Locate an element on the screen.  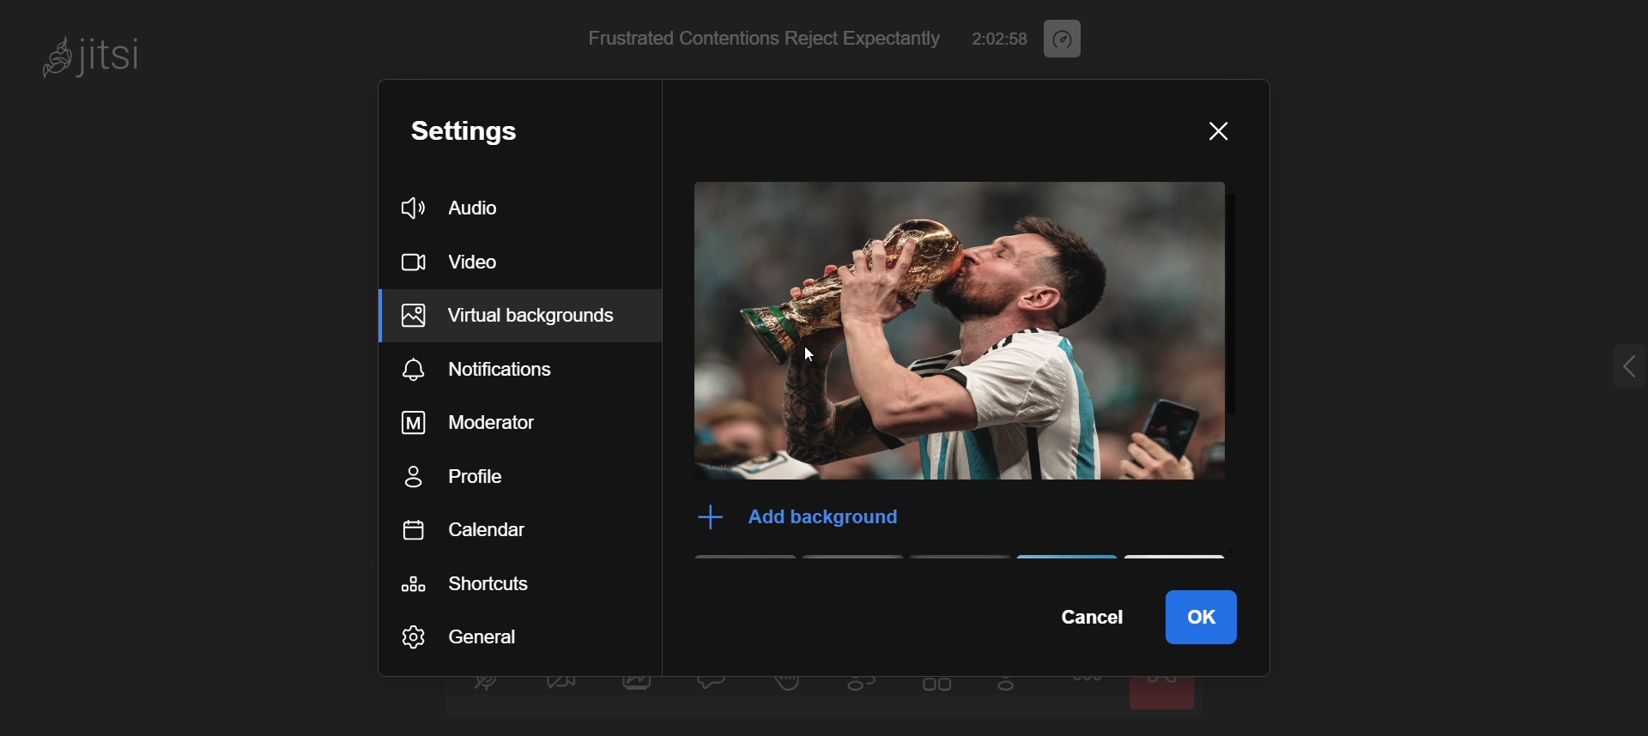
audio is located at coordinates (462, 206).